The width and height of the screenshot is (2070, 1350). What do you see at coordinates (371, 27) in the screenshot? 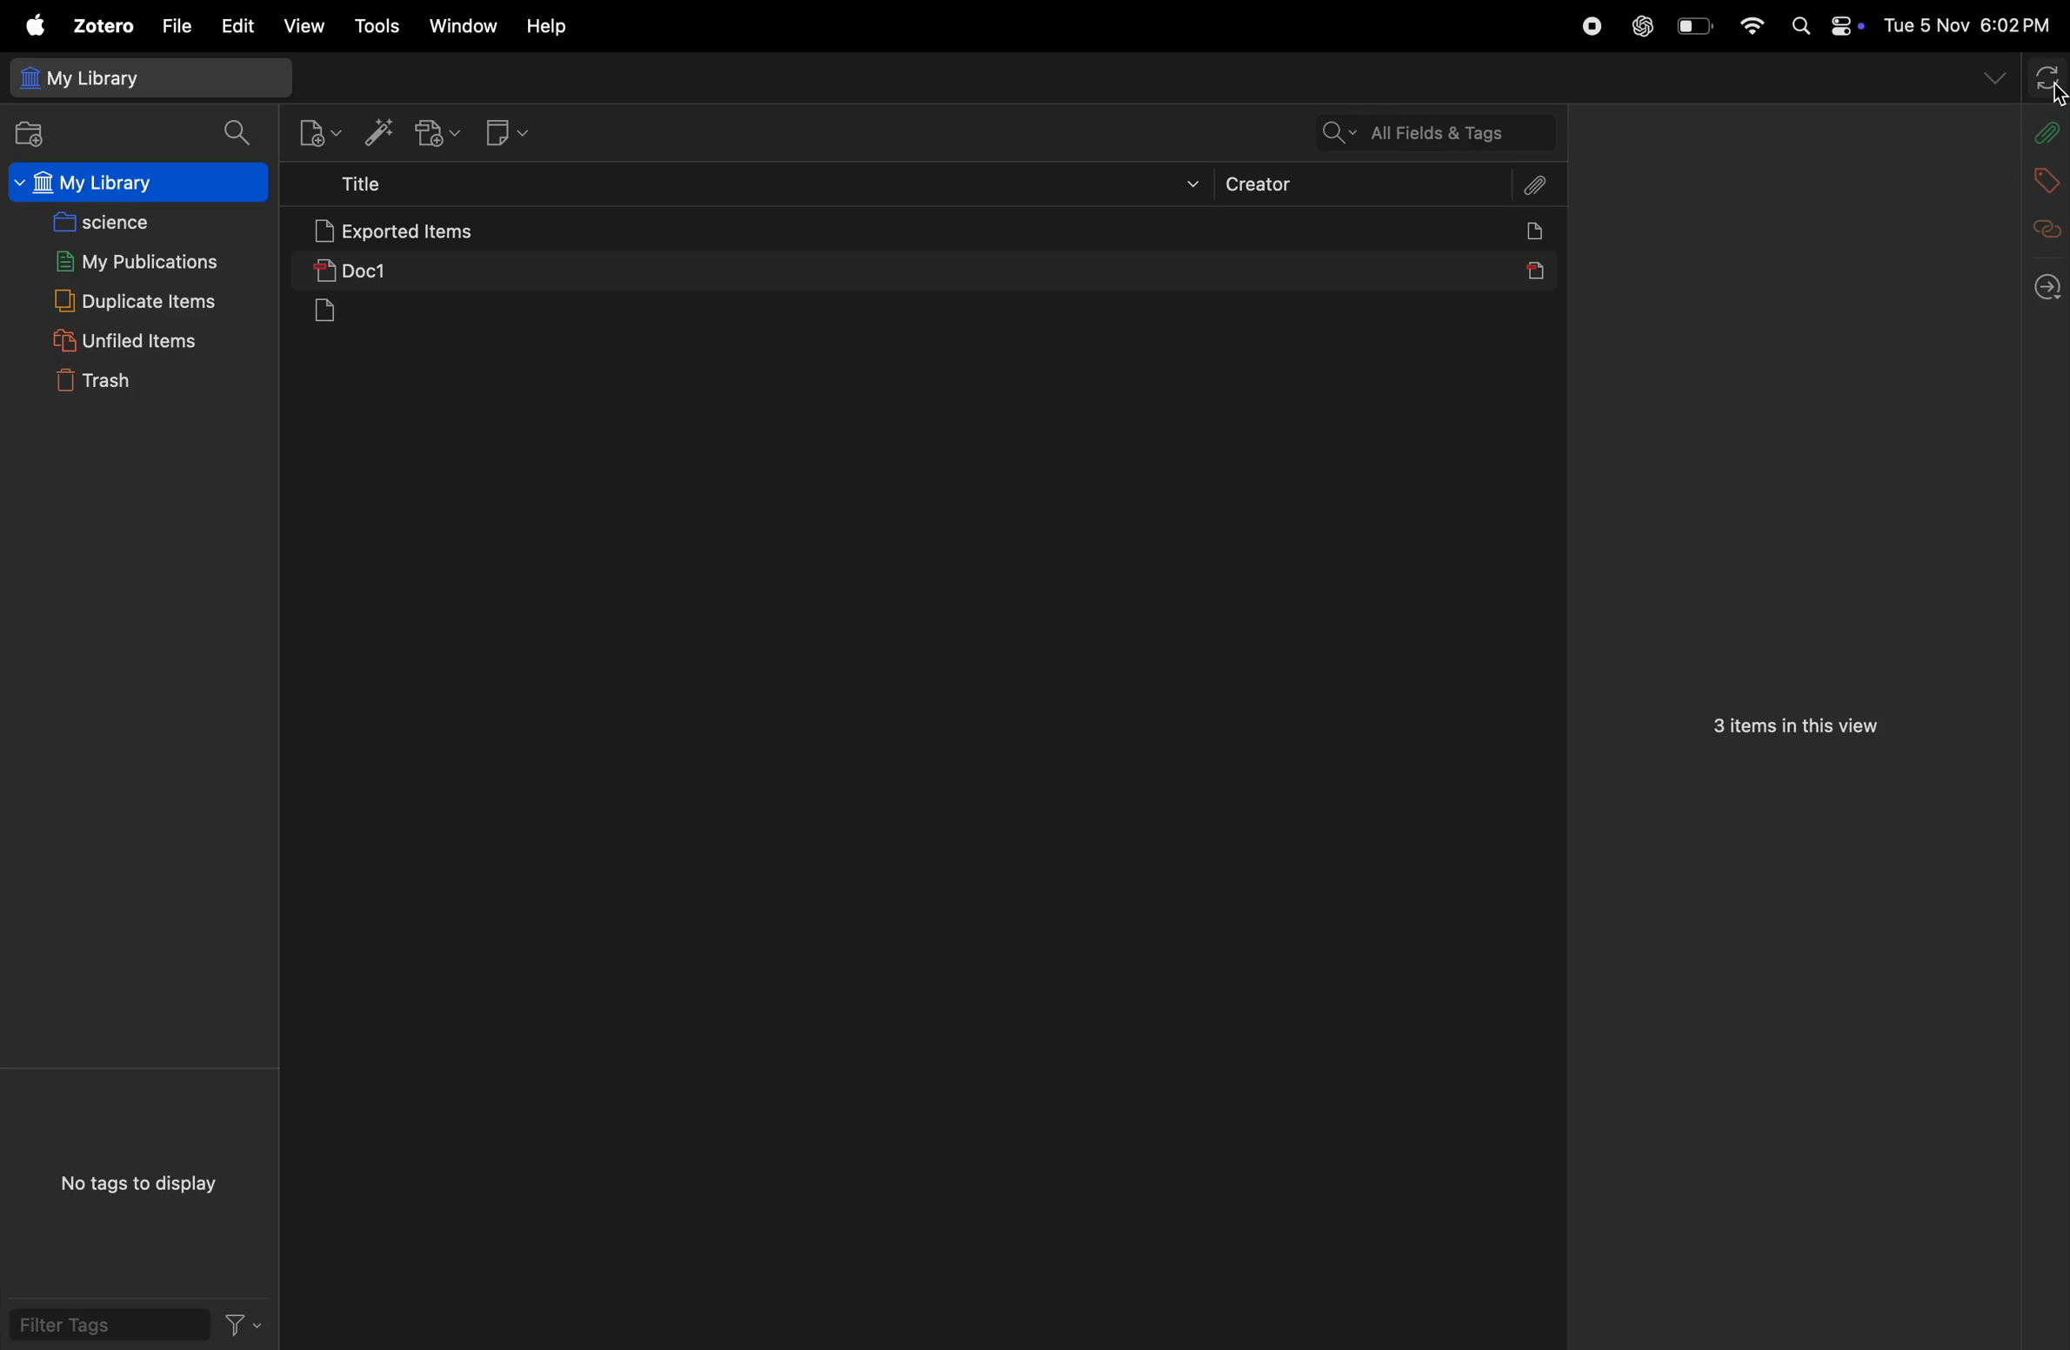
I see `tools` at bounding box center [371, 27].